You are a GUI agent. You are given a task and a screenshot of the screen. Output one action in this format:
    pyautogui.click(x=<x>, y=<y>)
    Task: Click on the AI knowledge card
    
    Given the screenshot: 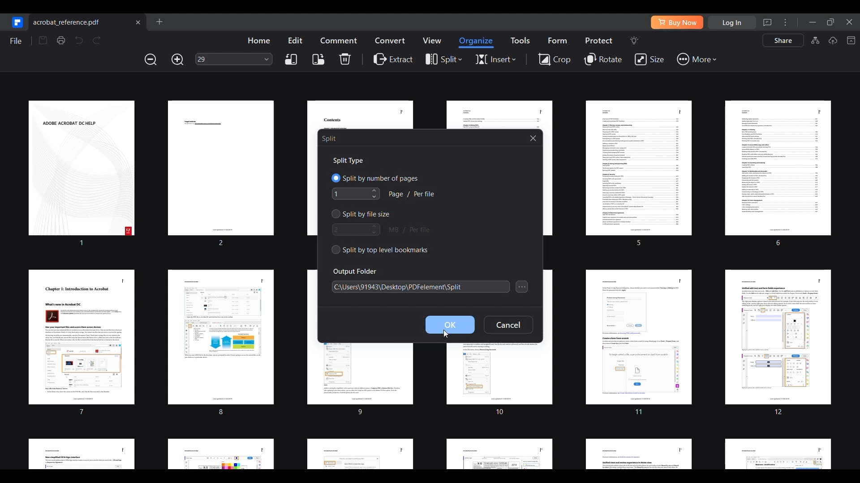 What is the action you would take?
    pyautogui.click(x=815, y=40)
    